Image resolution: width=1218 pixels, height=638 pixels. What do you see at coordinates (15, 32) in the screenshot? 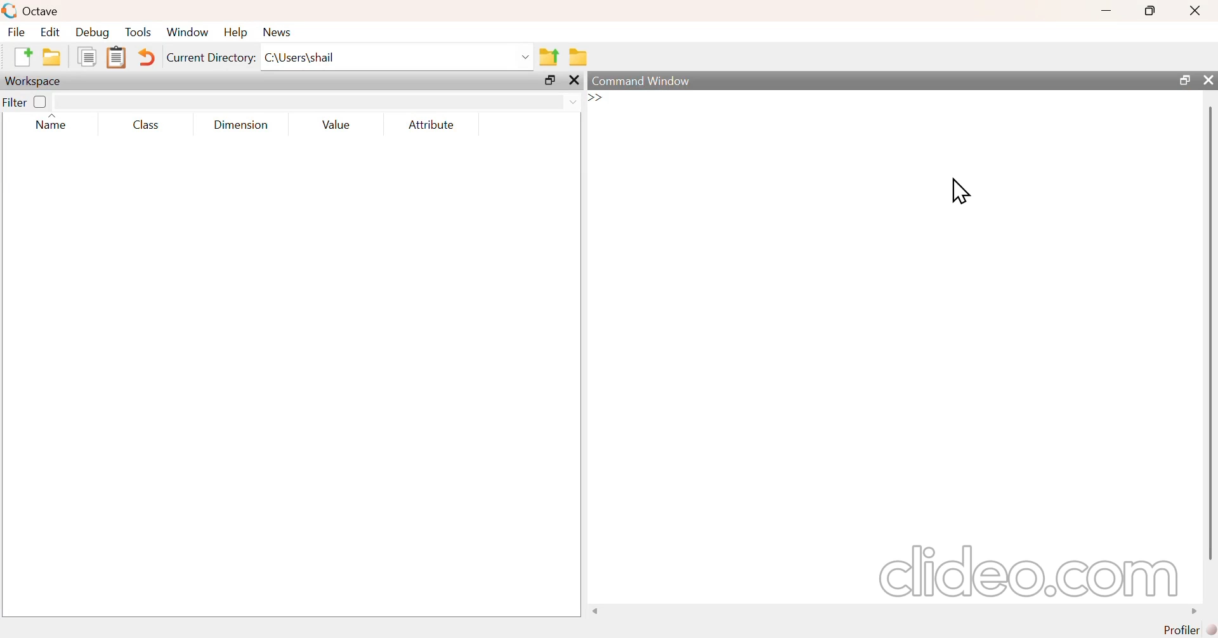
I see `file` at bounding box center [15, 32].